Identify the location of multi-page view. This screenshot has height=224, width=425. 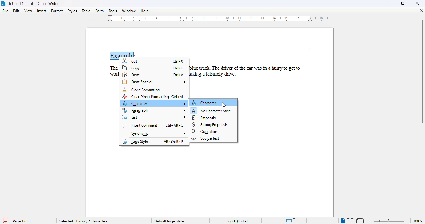
(350, 221).